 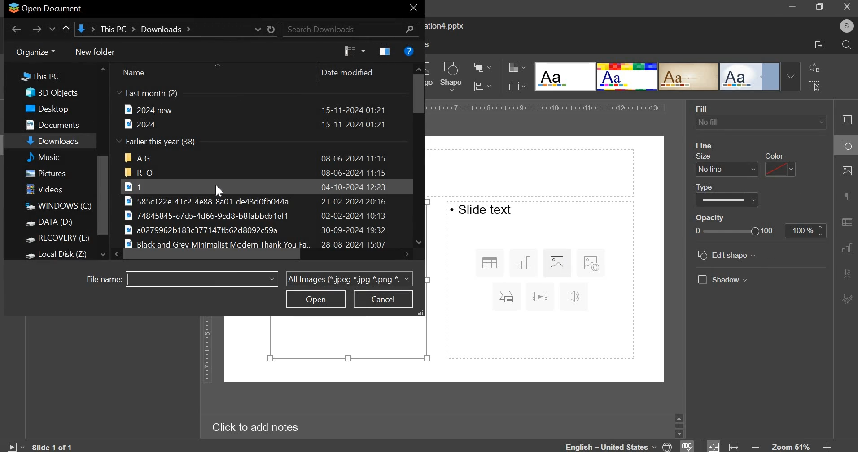 What do you see at coordinates (262, 230) in the screenshot?
I see `image file` at bounding box center [262, 230].